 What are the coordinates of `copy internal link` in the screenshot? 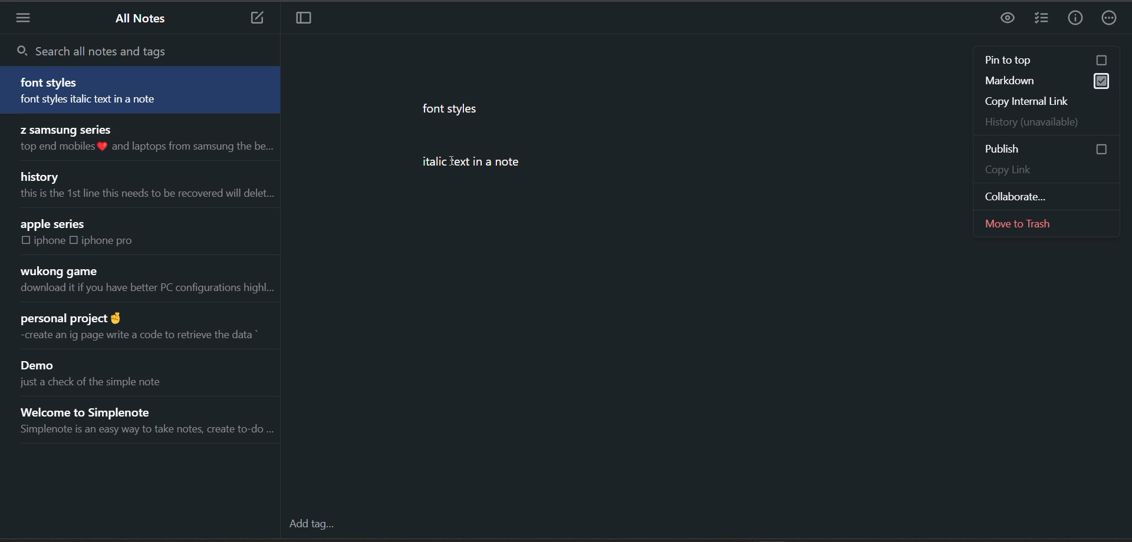 It's located at (1044, 101).